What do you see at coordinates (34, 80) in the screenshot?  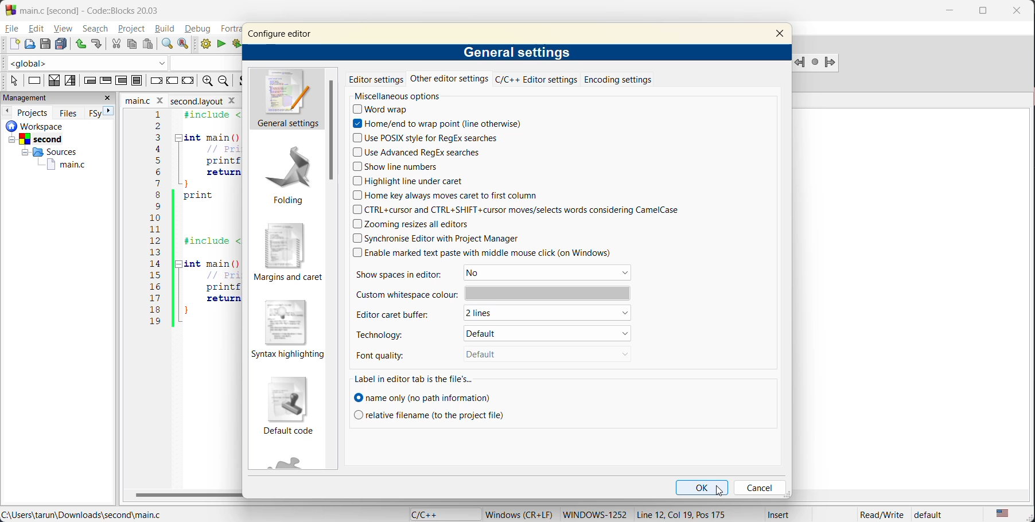 I see `instruction` at bounding box center [34, 80].